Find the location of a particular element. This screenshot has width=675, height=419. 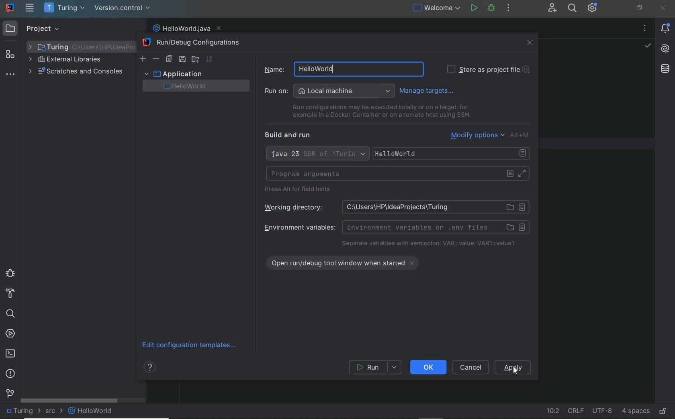

APPLICATION is located at coordinates (173, 73).